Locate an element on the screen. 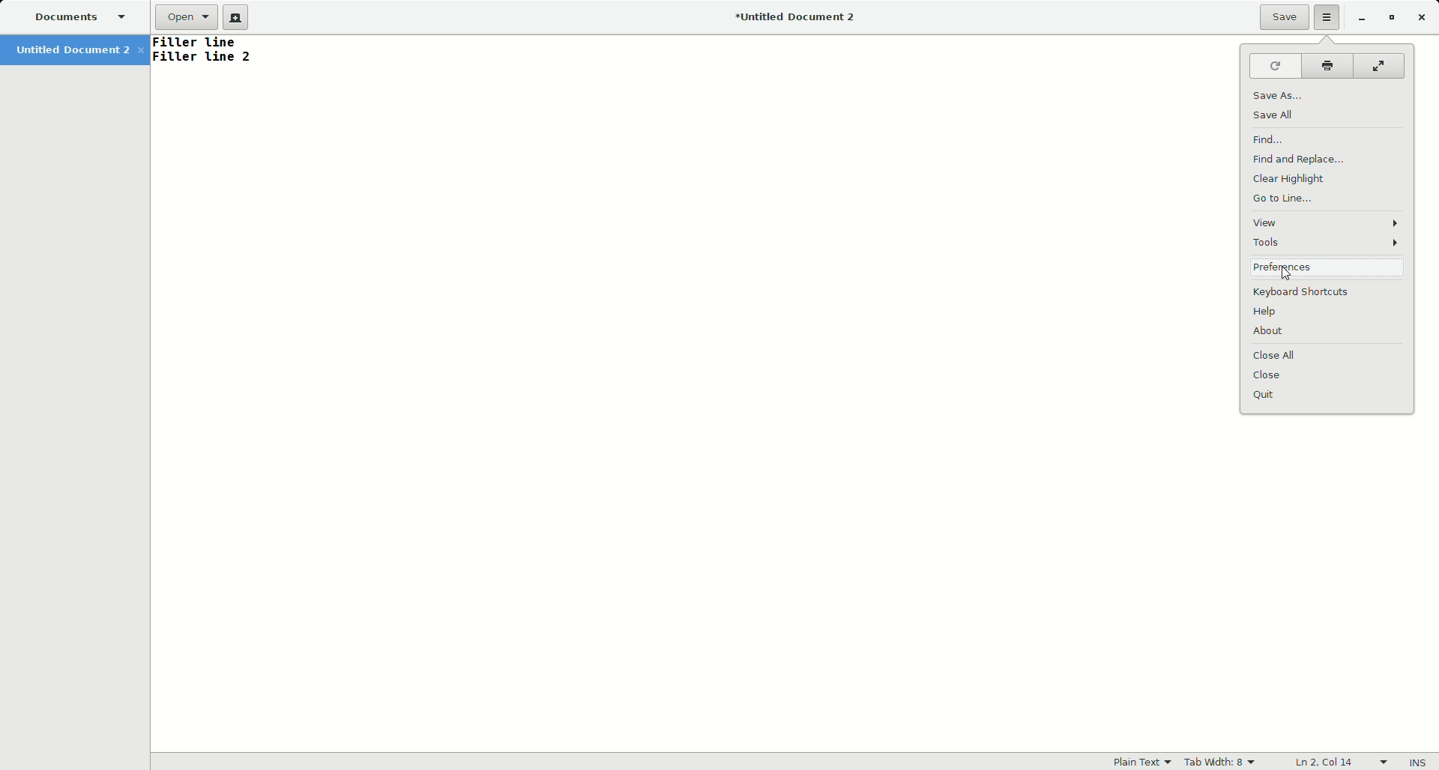 The image size is (1439, 770). Documents is located at coordinates (85, 19).